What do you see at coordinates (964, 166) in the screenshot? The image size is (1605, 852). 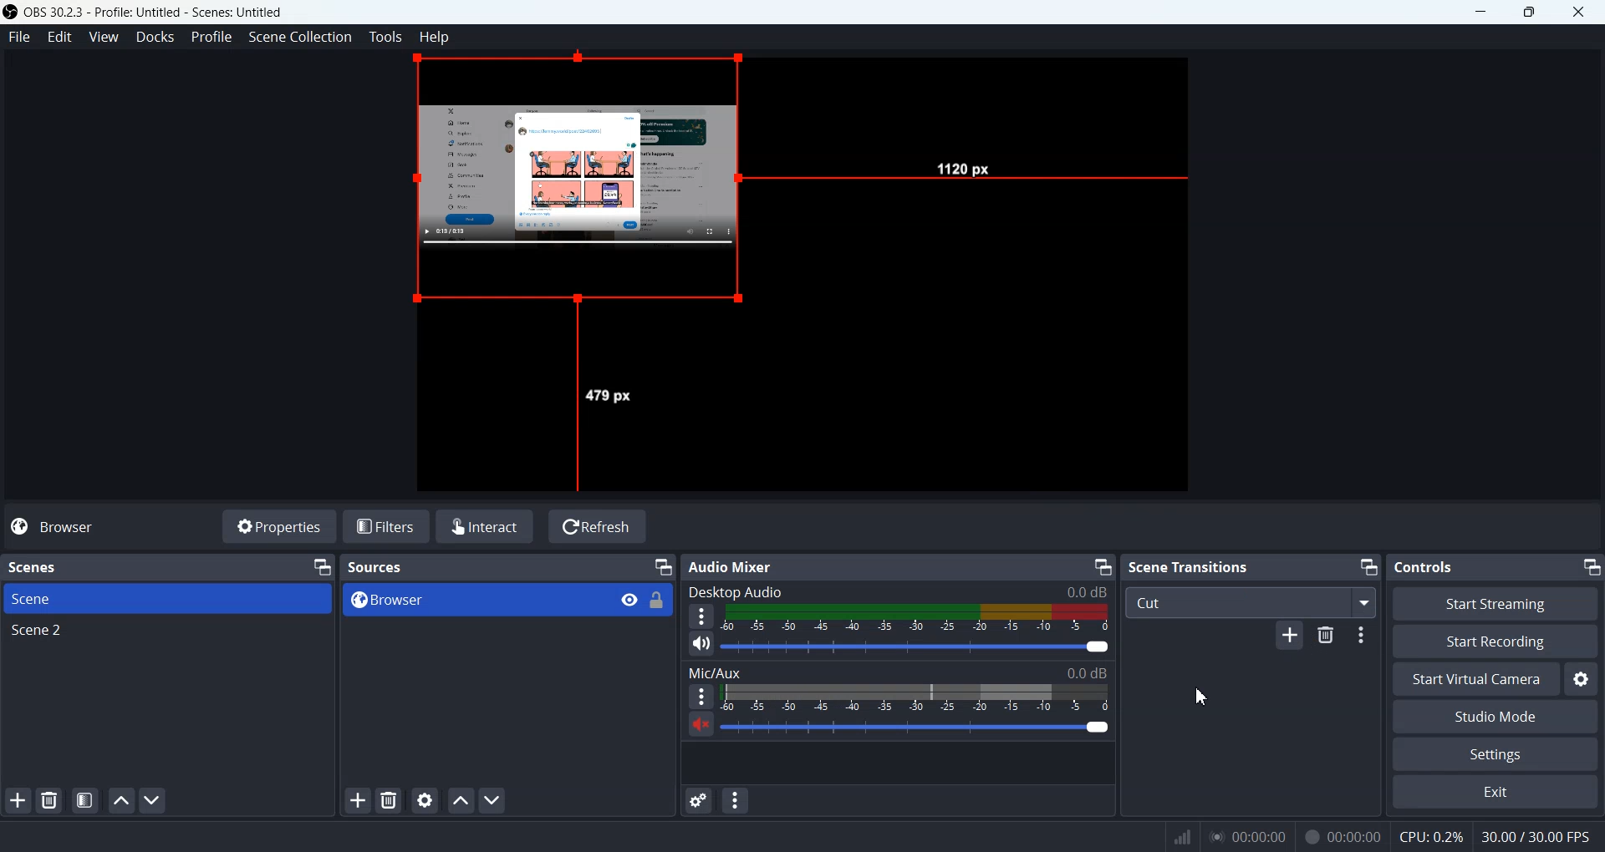 I see `` at bounding box center [964, 166].